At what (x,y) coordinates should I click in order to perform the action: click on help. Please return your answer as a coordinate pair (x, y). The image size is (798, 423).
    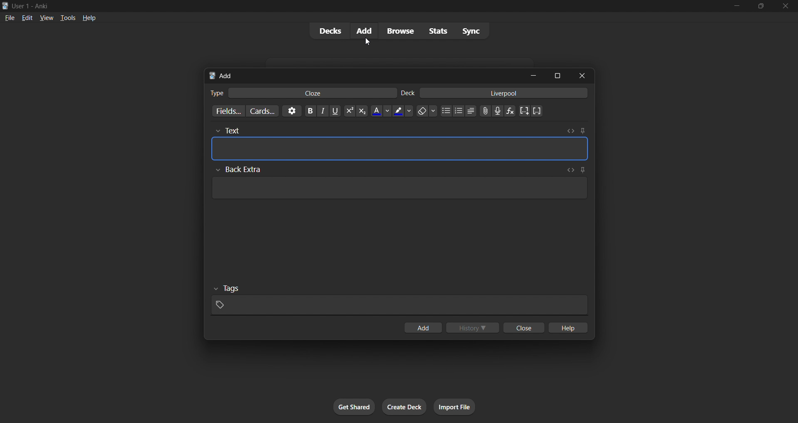
    Looking at the image, I should click on (567, 328).